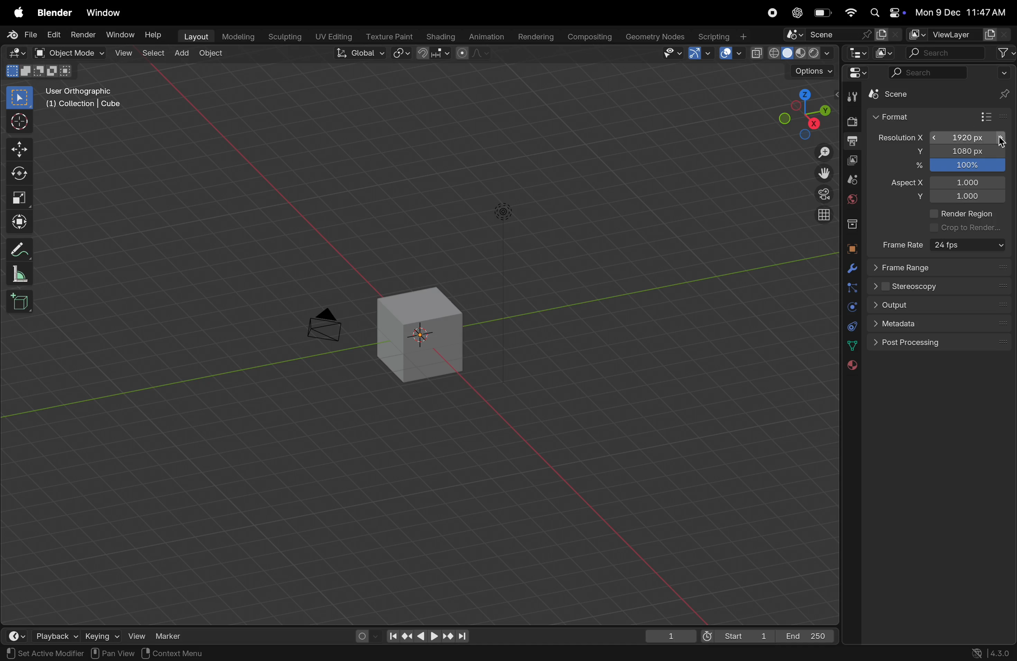 This screenshot has width=1017, height=661. What do you see at coordinates (903, 244) in the screenshot?
I see `frame` at bounding box center [903, 244].